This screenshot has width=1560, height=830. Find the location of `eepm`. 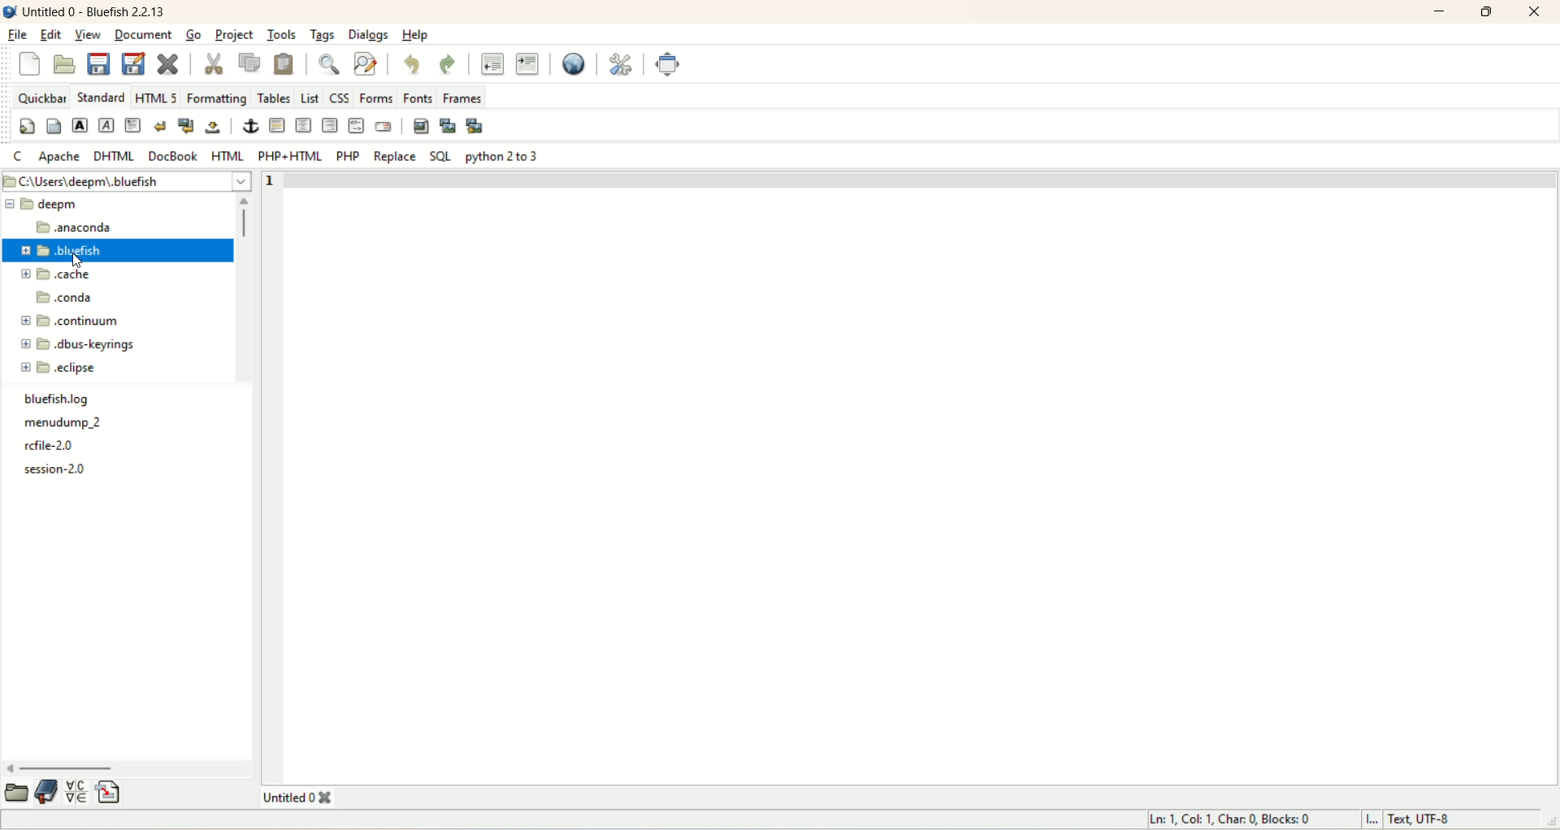

eepm is located at coordinates (46, 205).